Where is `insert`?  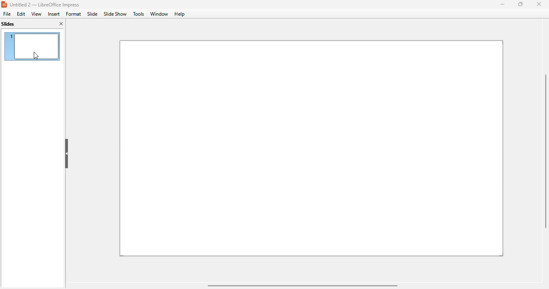 insert is located at coordinates (53, 14).